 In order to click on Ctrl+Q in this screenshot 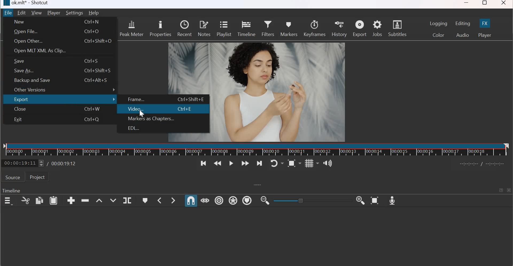, I will do `click(94, 119)`.